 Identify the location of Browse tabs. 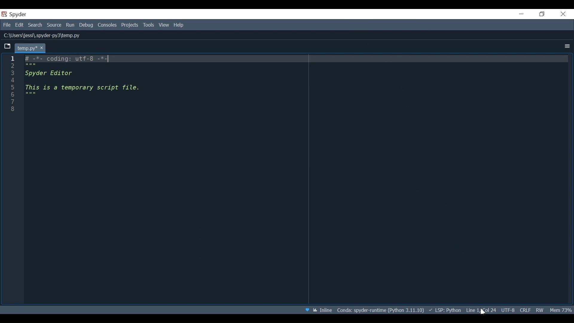
(7, 47).